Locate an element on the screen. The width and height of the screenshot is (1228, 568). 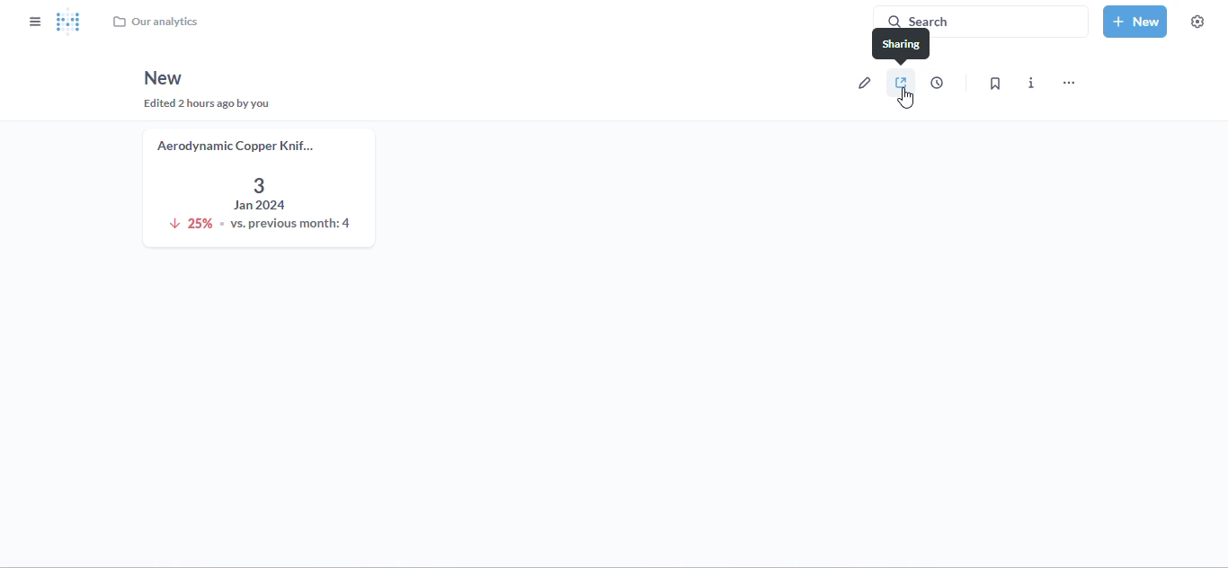
bookmark is located at coordinates (994, 83).